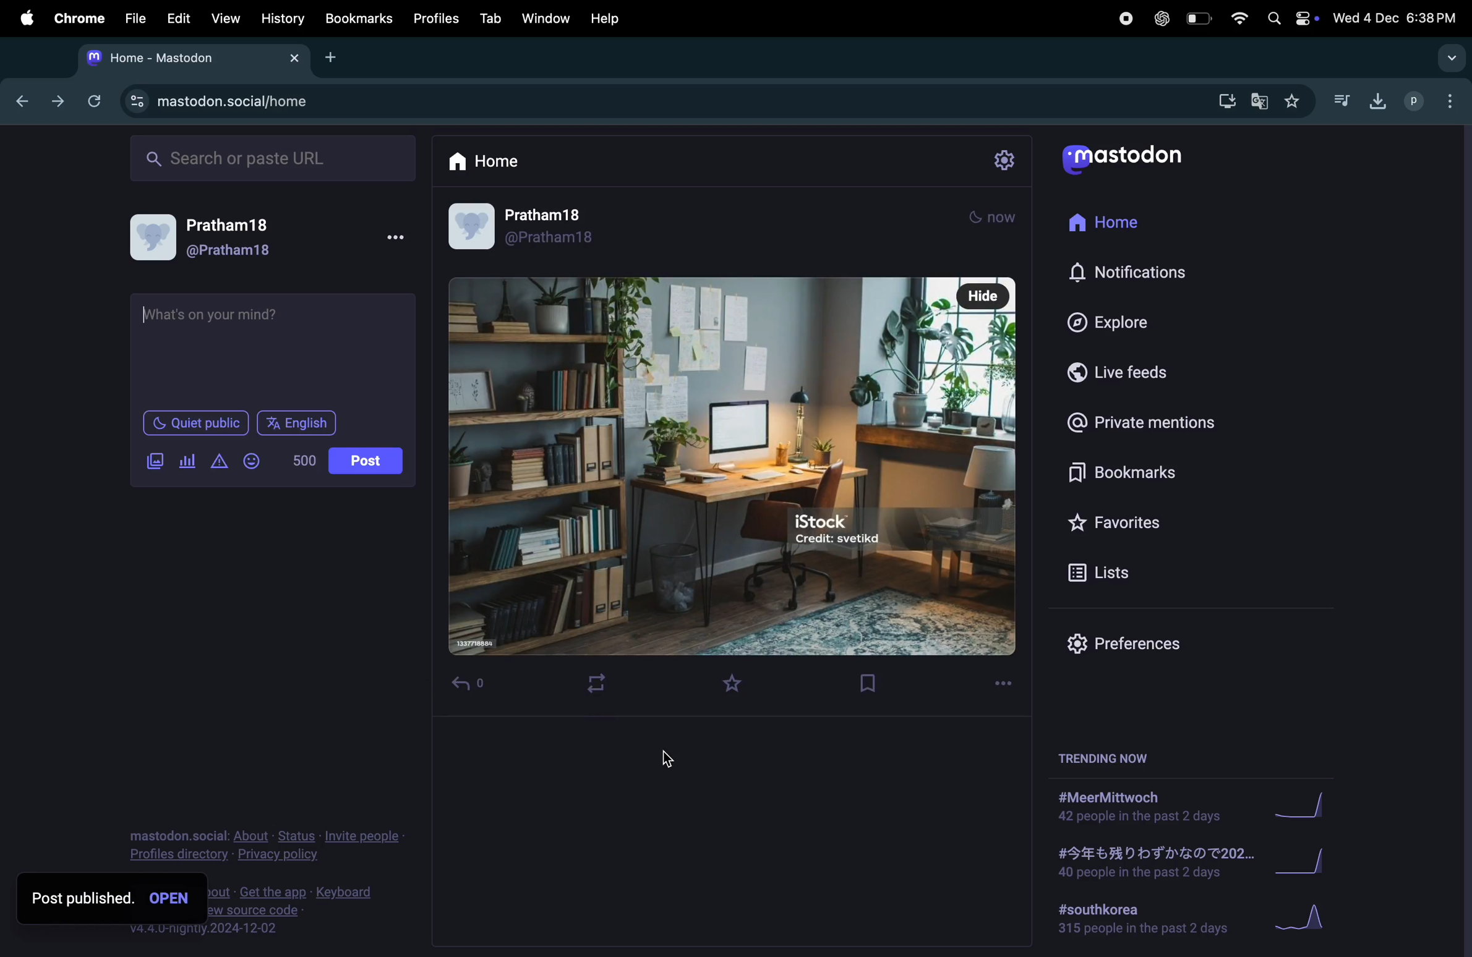  Describe the element at coordinates (1260, 104) in the screenshot. I see `translate` at that location.